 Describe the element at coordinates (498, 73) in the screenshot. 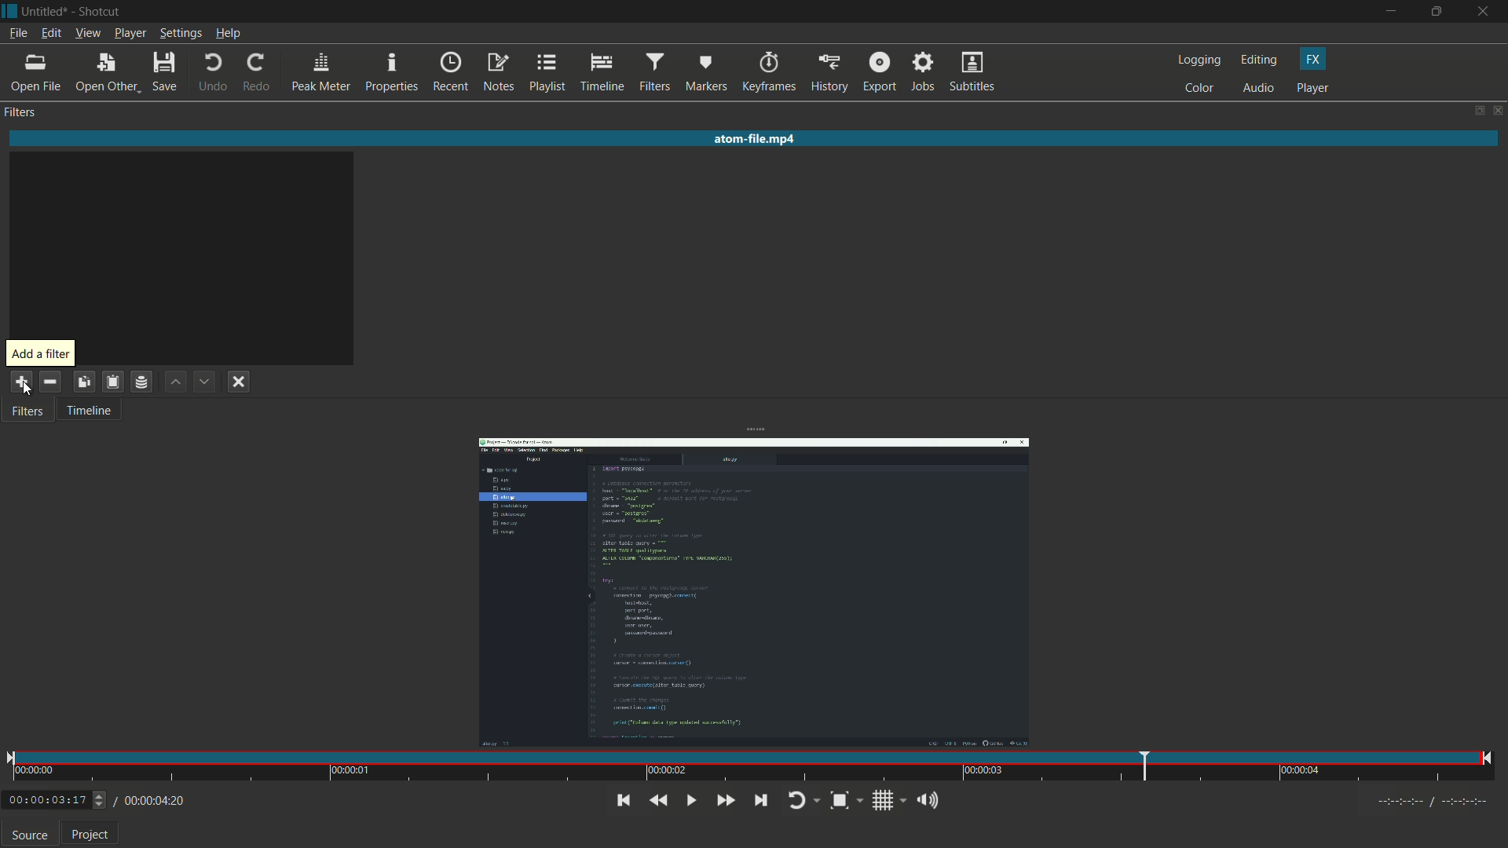

I see `notes` at that location.